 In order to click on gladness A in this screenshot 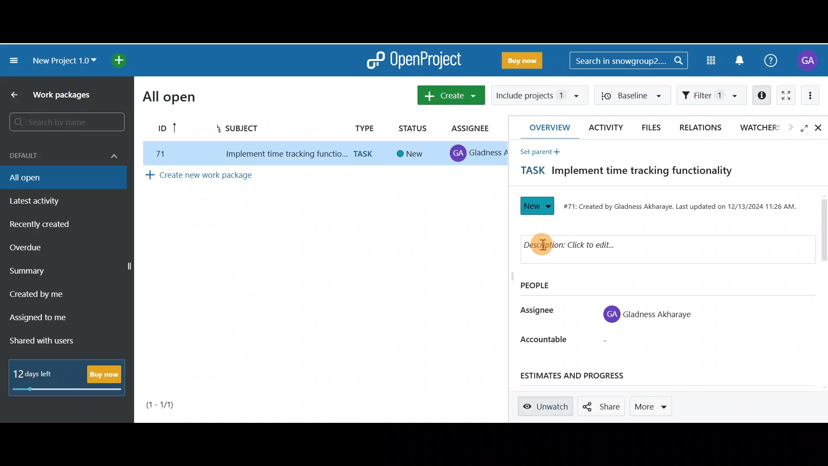, I will do `click(489, 152)`.